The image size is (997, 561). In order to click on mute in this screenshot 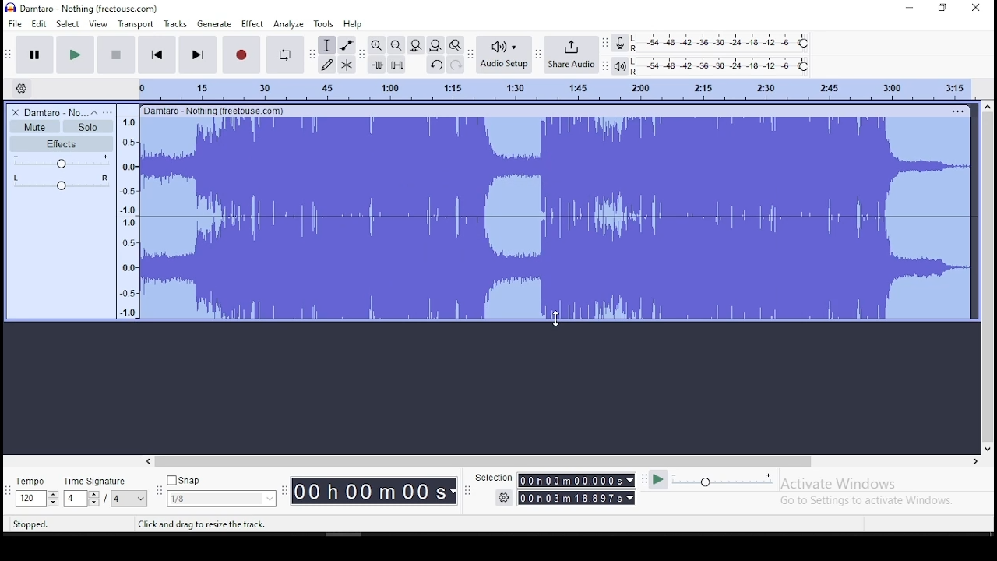, I will do `click(35, 126)`.